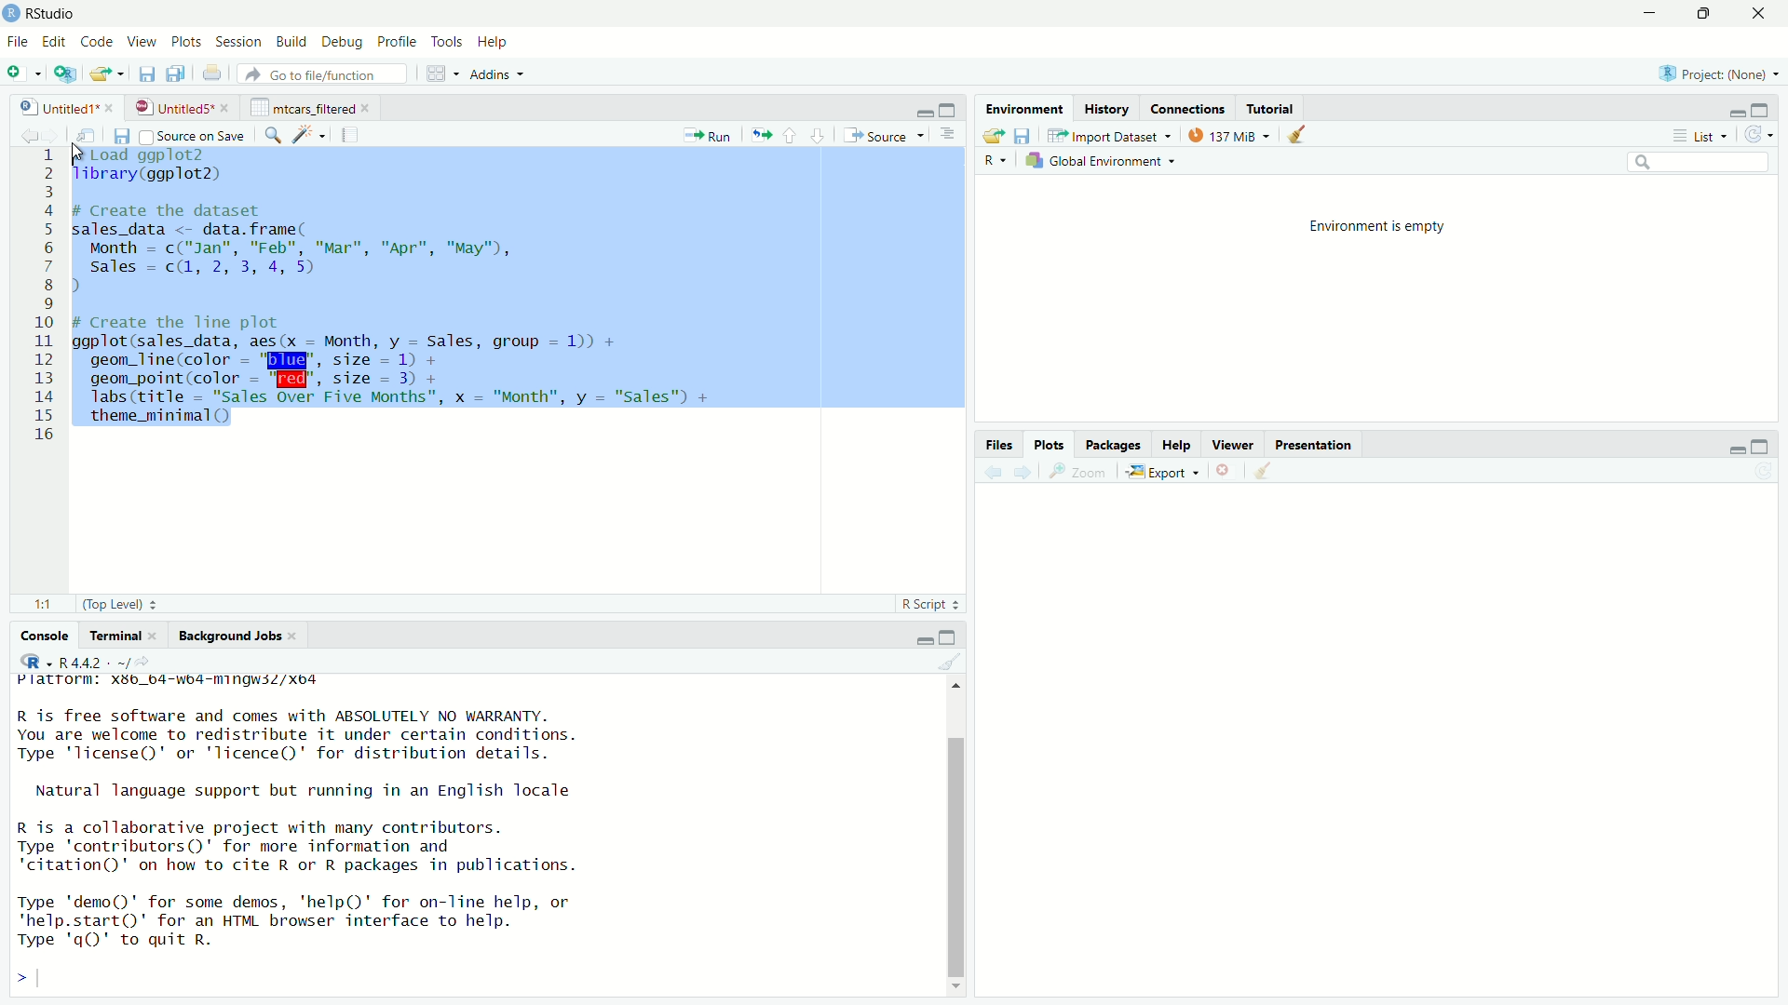 The image size is (1788, 1005). I want to click on code tools, so click(311, 134).